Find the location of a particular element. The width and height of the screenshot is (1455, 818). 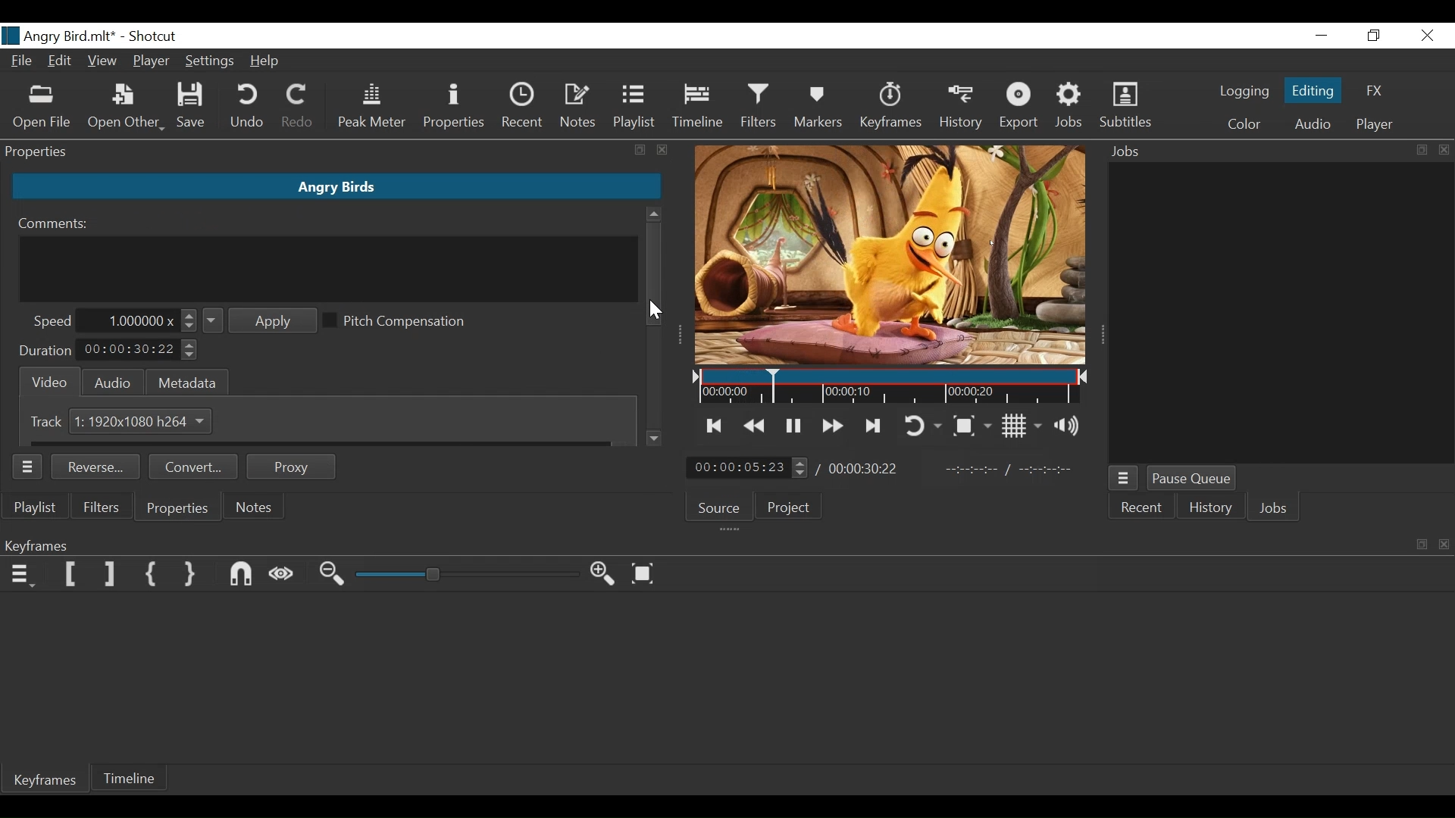

Jobs is located at coordinates (1069, 108).